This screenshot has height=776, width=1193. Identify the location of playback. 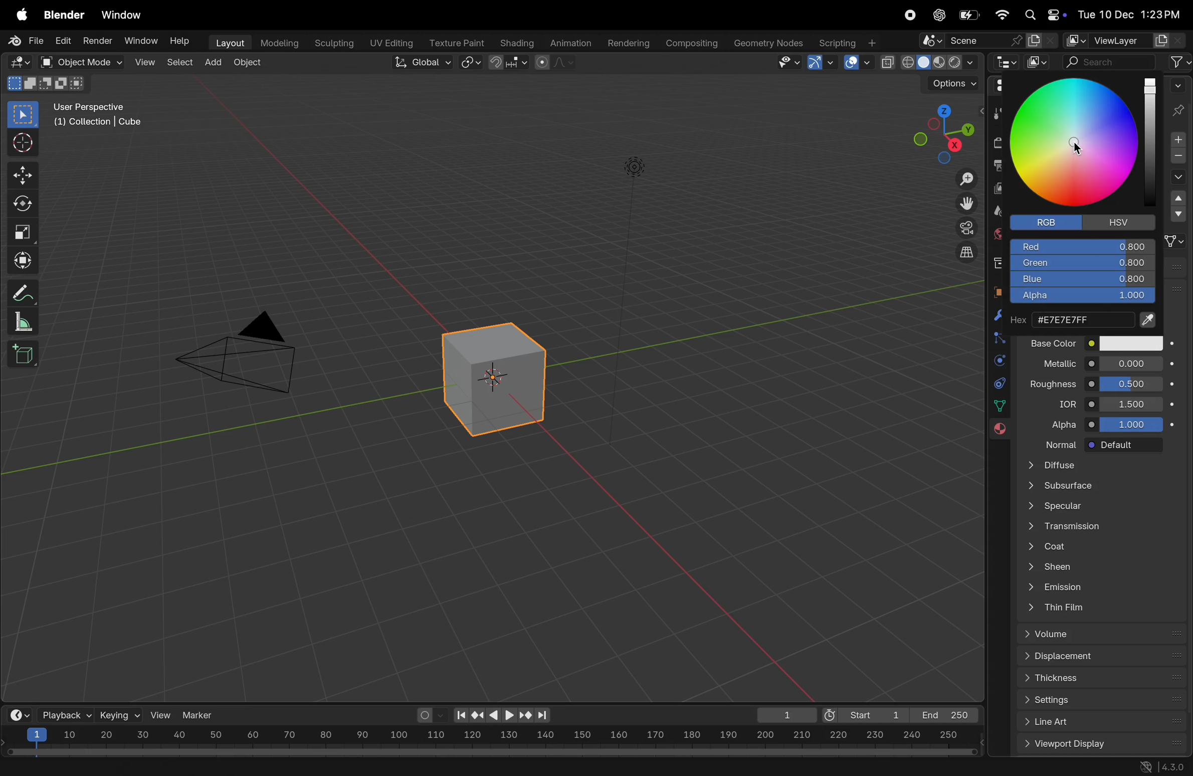
(64, 714).